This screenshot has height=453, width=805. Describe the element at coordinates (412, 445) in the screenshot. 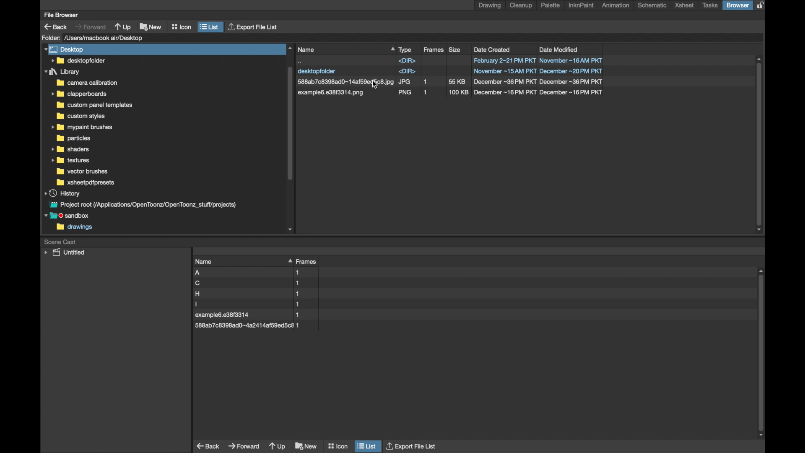

I see `export file list` at that location.